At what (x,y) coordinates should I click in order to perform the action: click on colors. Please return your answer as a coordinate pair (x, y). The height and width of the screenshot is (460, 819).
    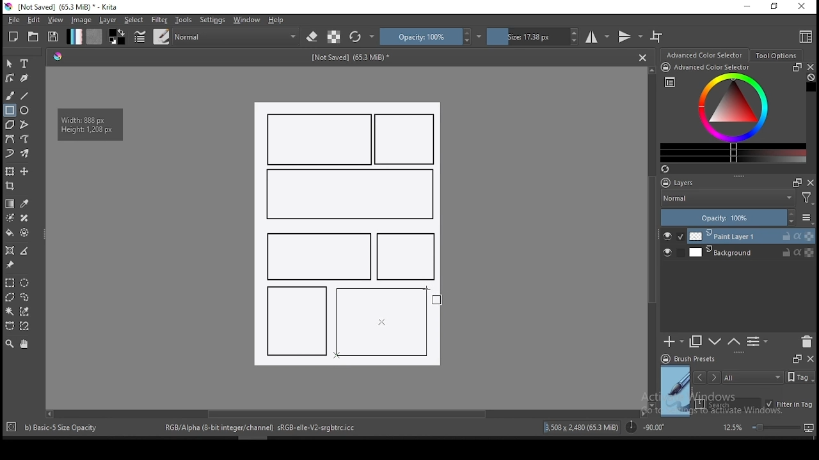
    Looking at the image, I should click on (117, 36).